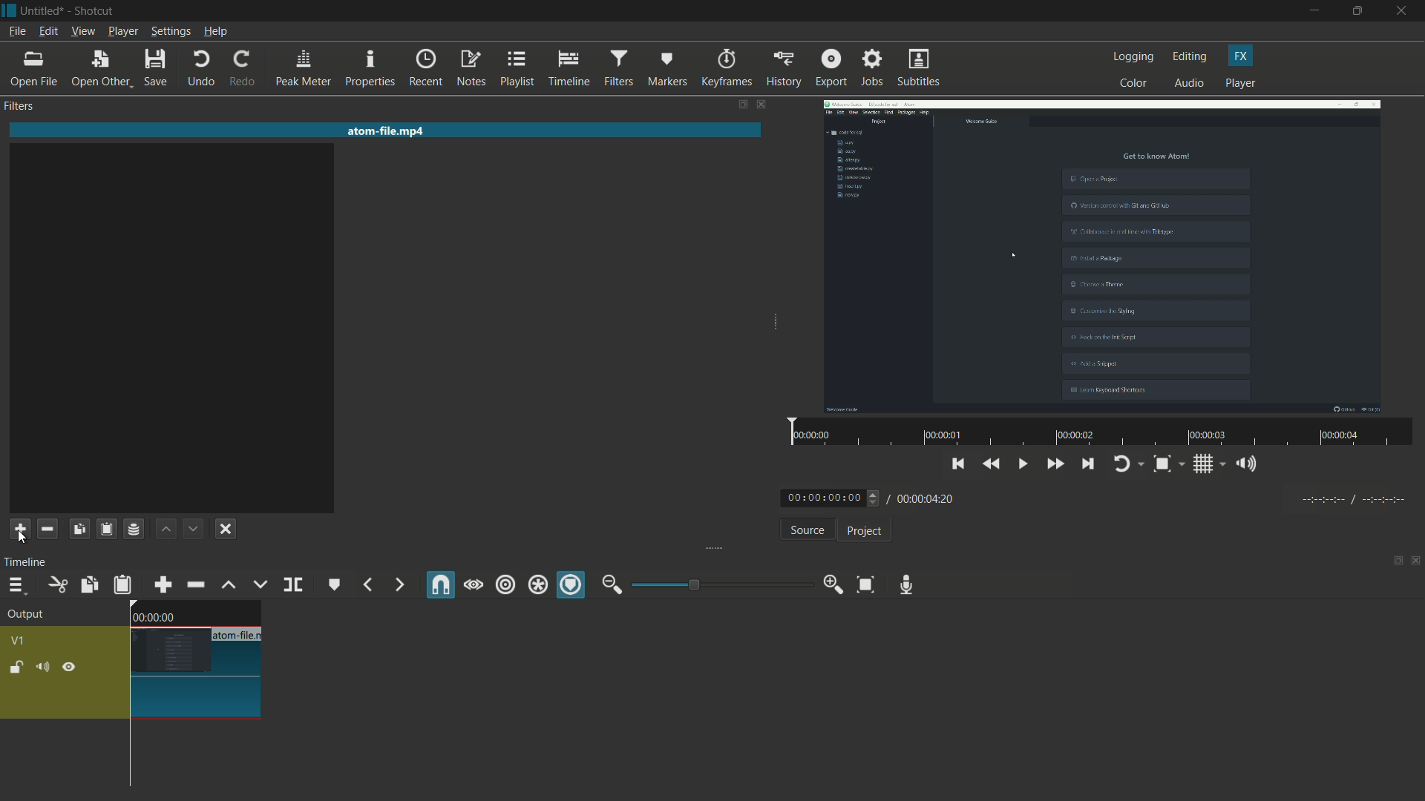 The width and height of the screenshot is (1425, 801). Describe the element at coordinates (45, 667) in the screenshot. I see `mute` at that location.